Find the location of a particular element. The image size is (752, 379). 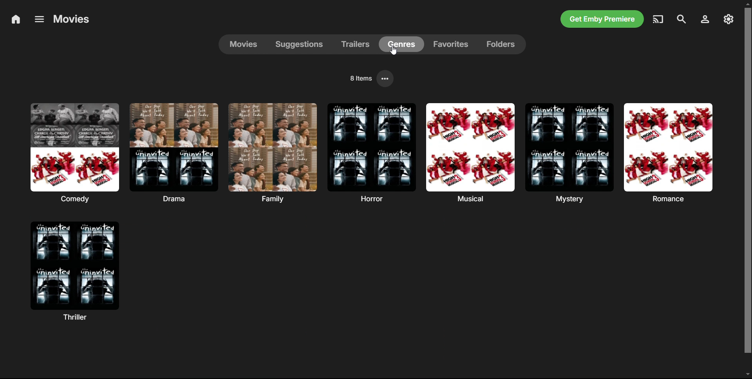

settings is located at coordinates (728, 20).